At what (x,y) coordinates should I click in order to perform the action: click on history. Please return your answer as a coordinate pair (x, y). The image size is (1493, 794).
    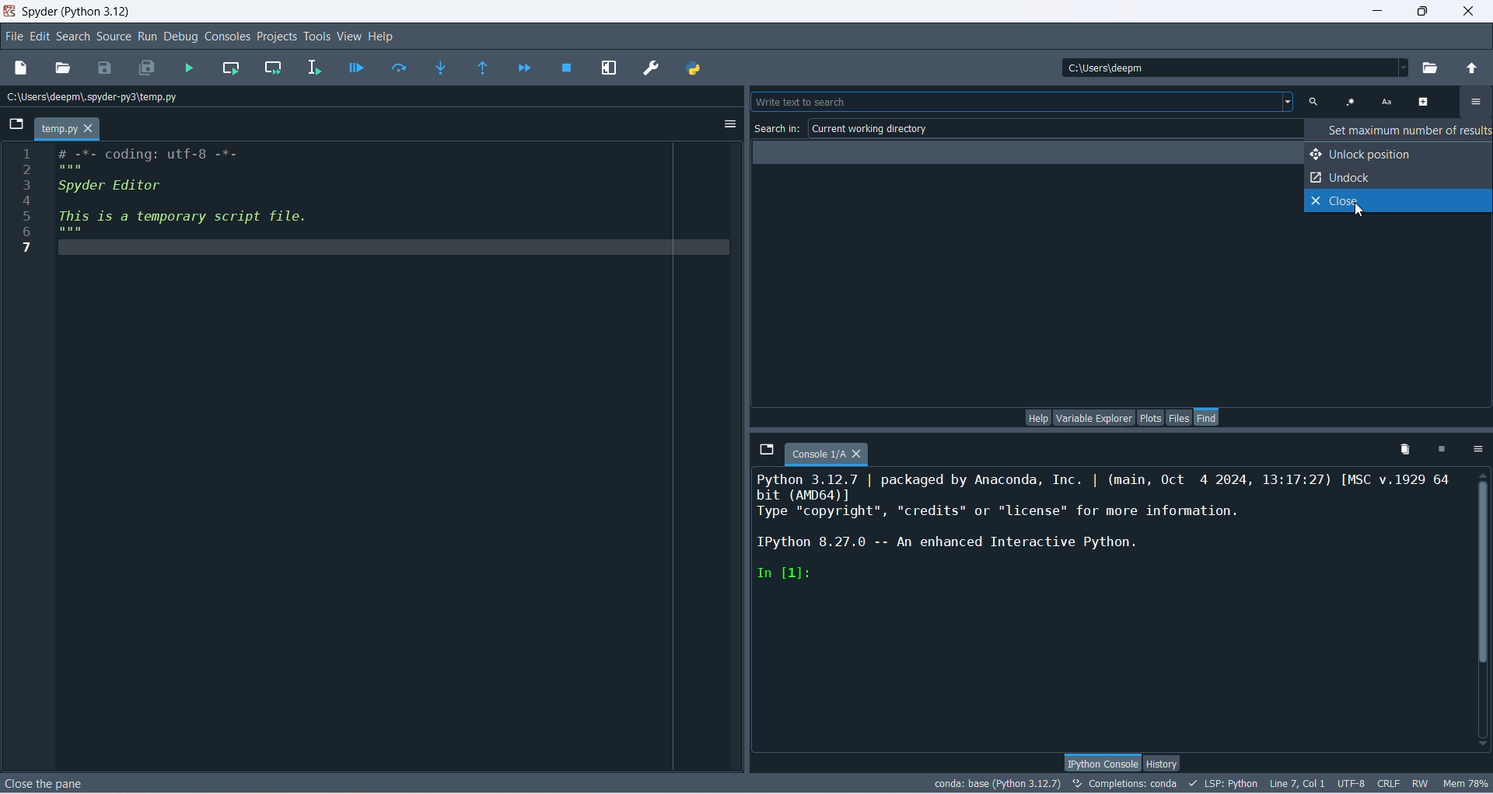
    Looking at the image, I should click on (1161, 764).